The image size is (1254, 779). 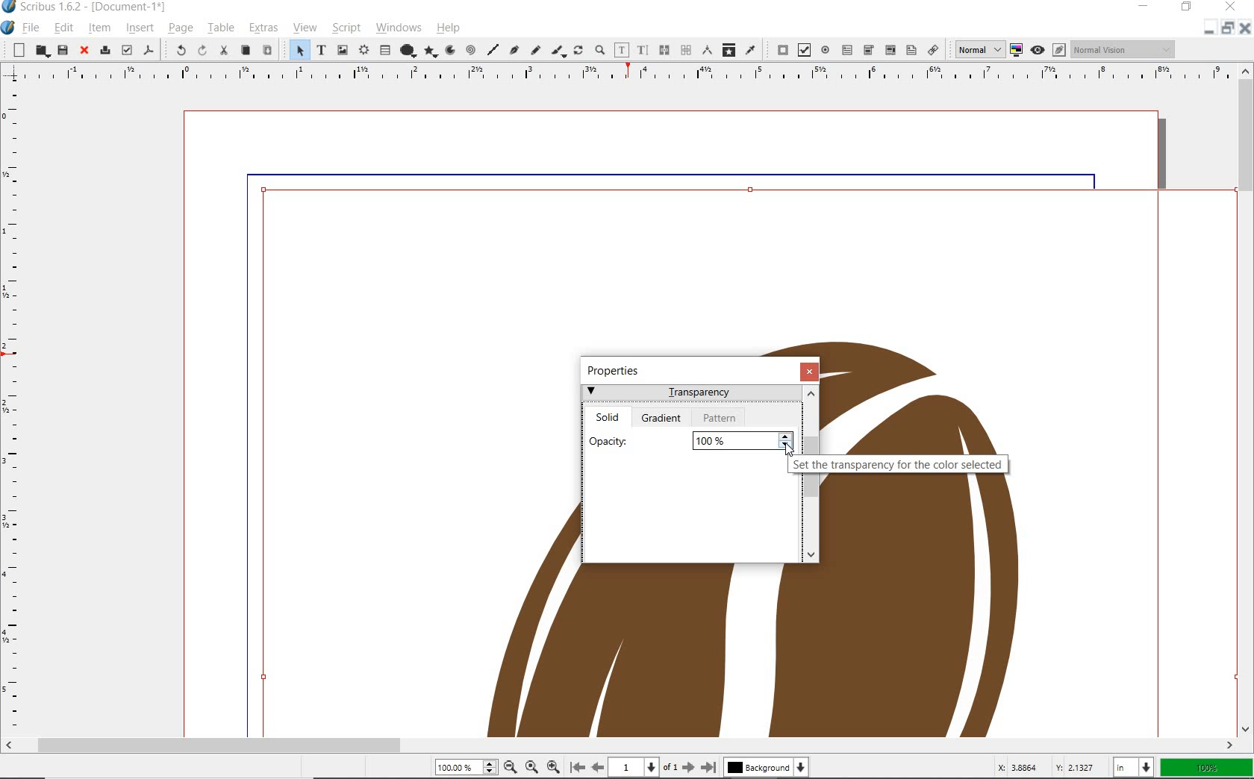 What do you see at coordinates (728, 49) in the screenshot?
I see `copy item properties` at bounding box center [728, 49].